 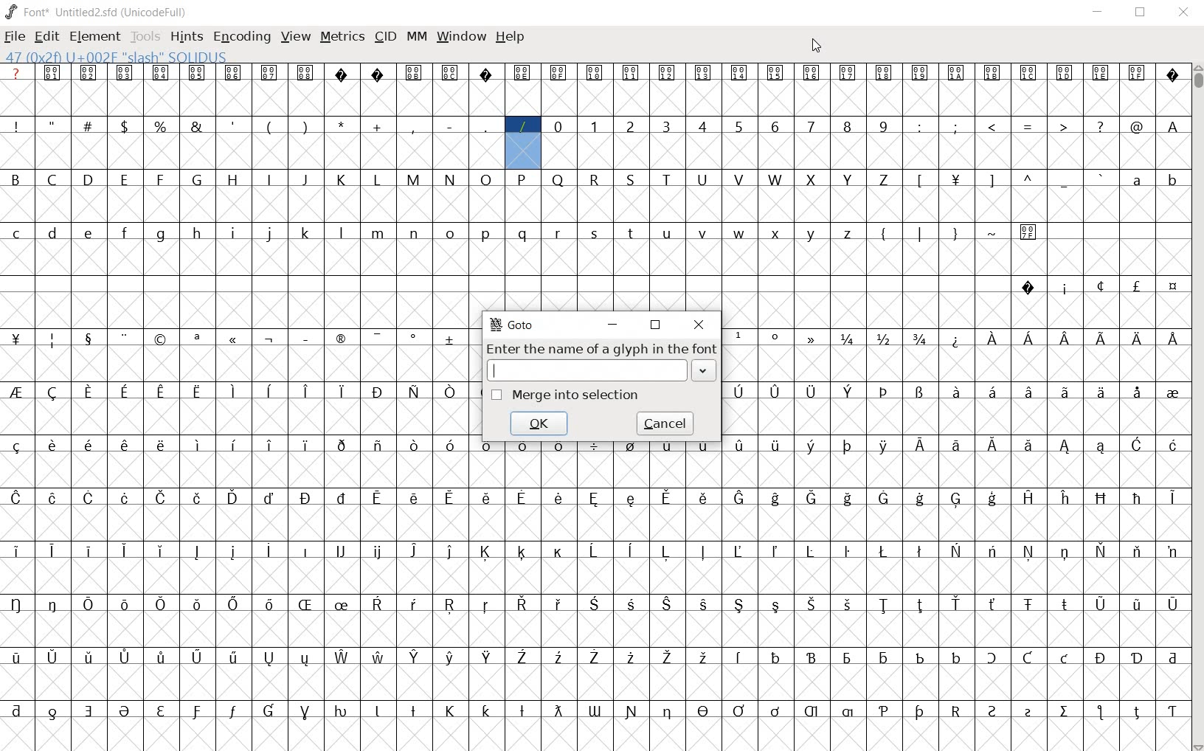 What do you see at coordinates (198, 498) in the screenshot?
I see `glyph` at bounding box center [198, 498].